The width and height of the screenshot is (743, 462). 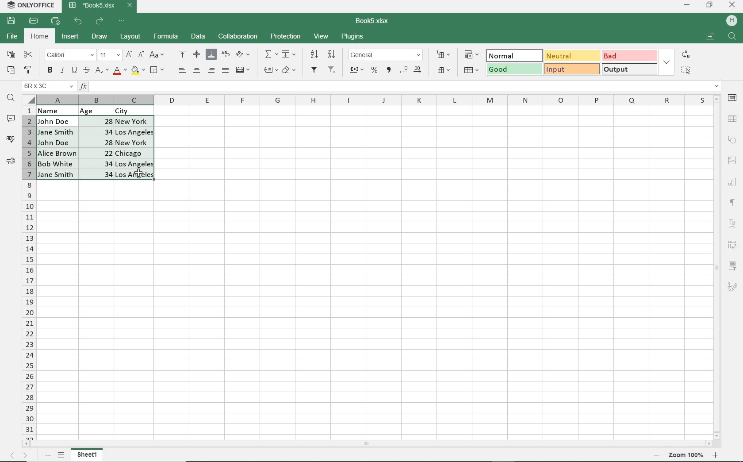 What do you see at coordinates (710, 37) in the screenshot?
I see `OPEN FILE LOCATION` at bounding box center [710, 37].